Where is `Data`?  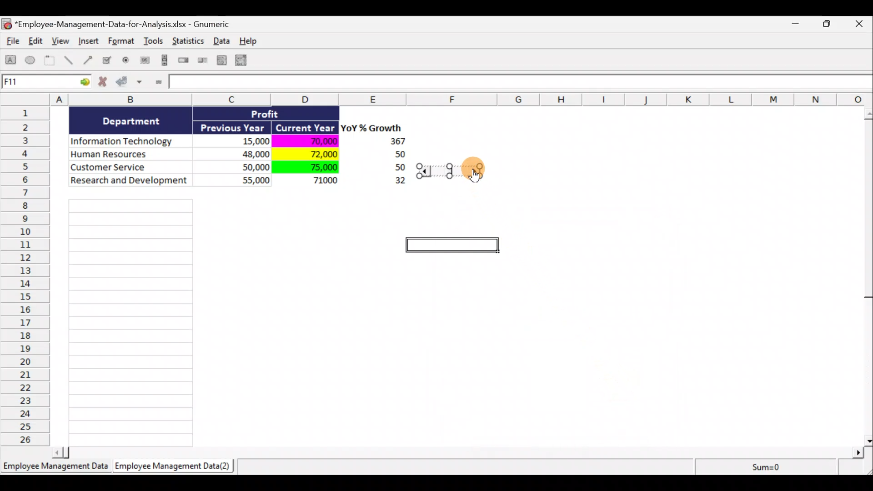
Data is located at coordinates (244, 154).